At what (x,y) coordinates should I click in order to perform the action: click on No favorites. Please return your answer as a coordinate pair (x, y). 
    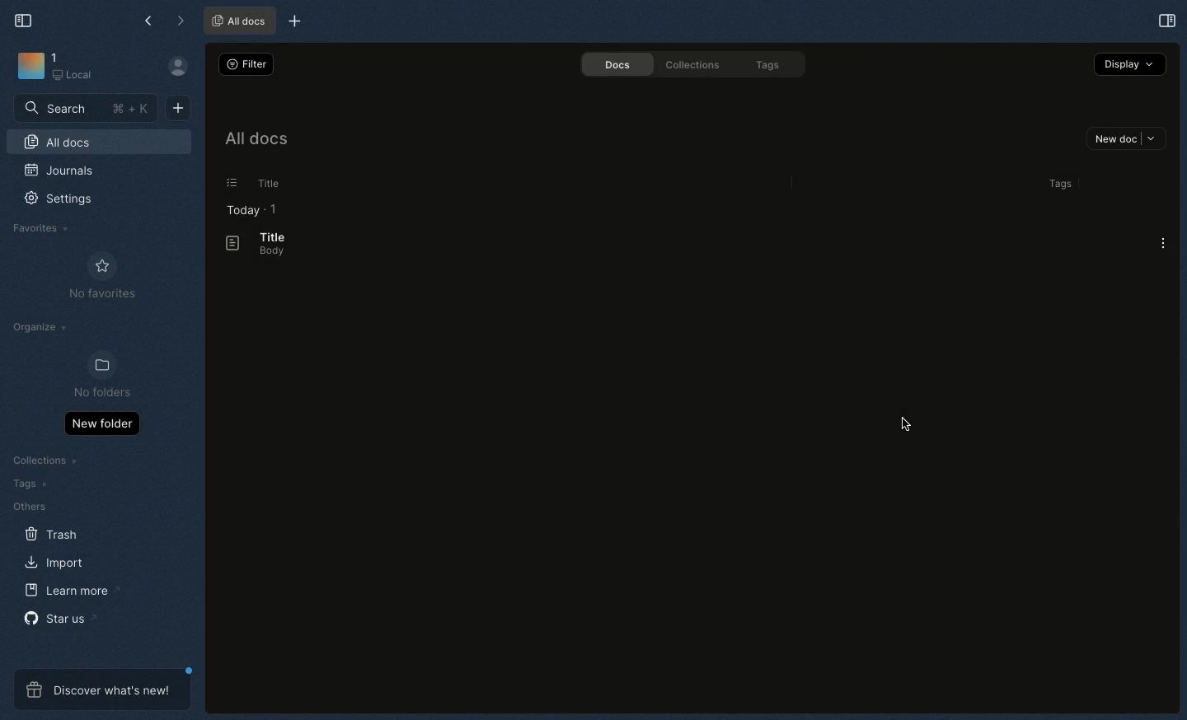
    Looking at the image, I should click on (102, 276).